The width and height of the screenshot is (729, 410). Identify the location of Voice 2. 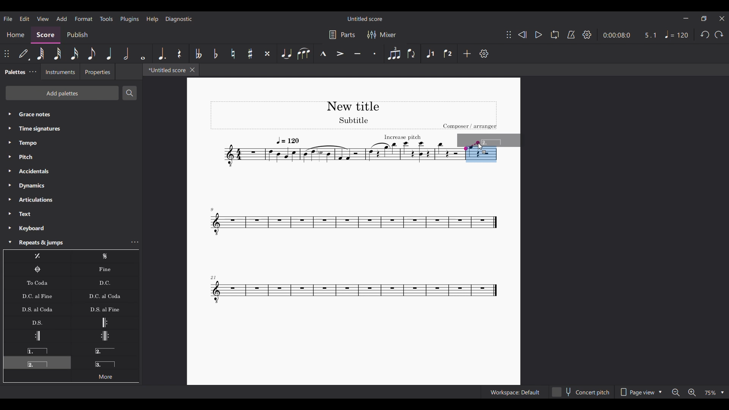
(448, 54).